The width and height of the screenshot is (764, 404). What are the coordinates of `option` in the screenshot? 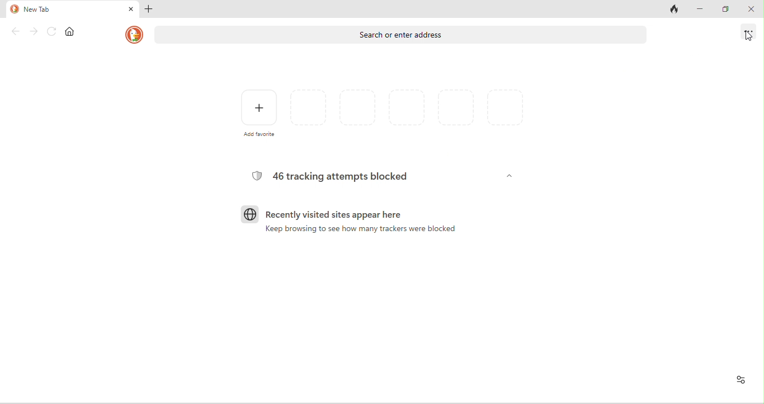 It's located at (749, 35).